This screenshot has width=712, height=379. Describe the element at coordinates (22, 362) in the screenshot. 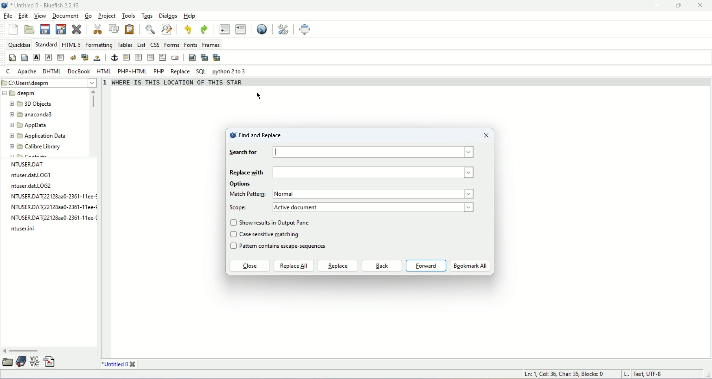

I see `bookmakrs` at that location.